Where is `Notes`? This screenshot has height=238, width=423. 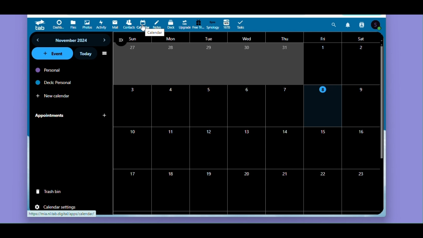 Notes is located at coordinates (157, 23).